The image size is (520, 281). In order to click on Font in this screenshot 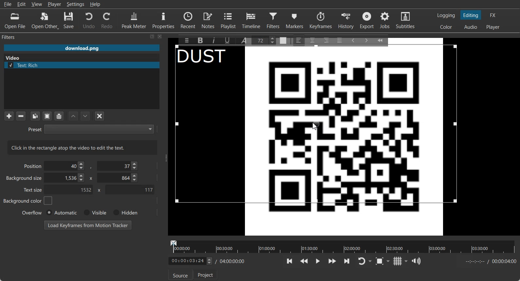, I will do `click(245, 40)`.